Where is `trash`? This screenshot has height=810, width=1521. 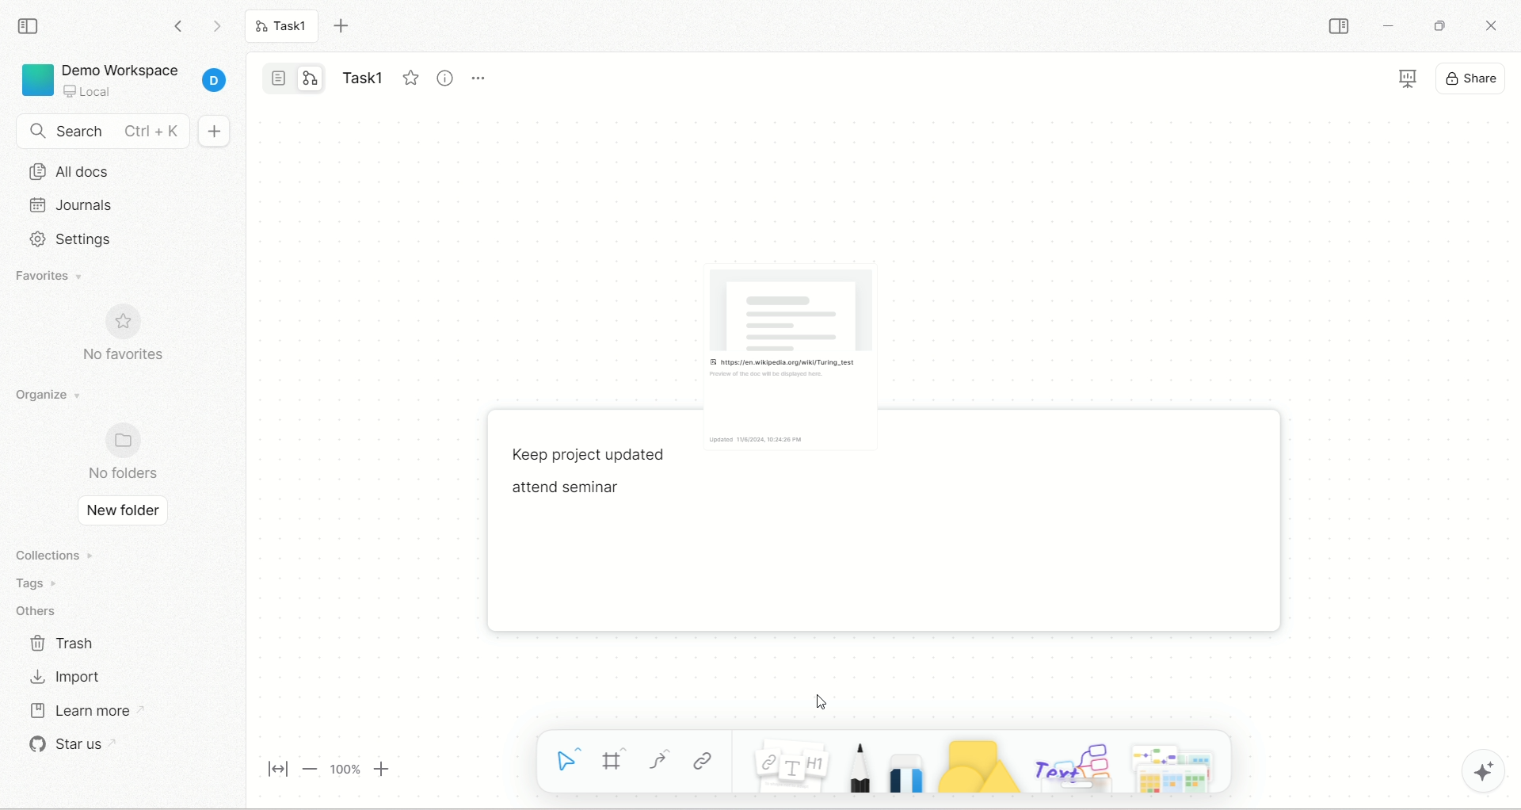 trash is located at coordinates (64, 641).